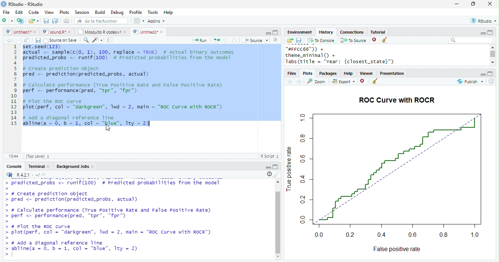 The image size is (499, 262). What do you see at coordinates (14, 86) in the screenshot?
I see `line numbering` at bounding box center [14, 86].